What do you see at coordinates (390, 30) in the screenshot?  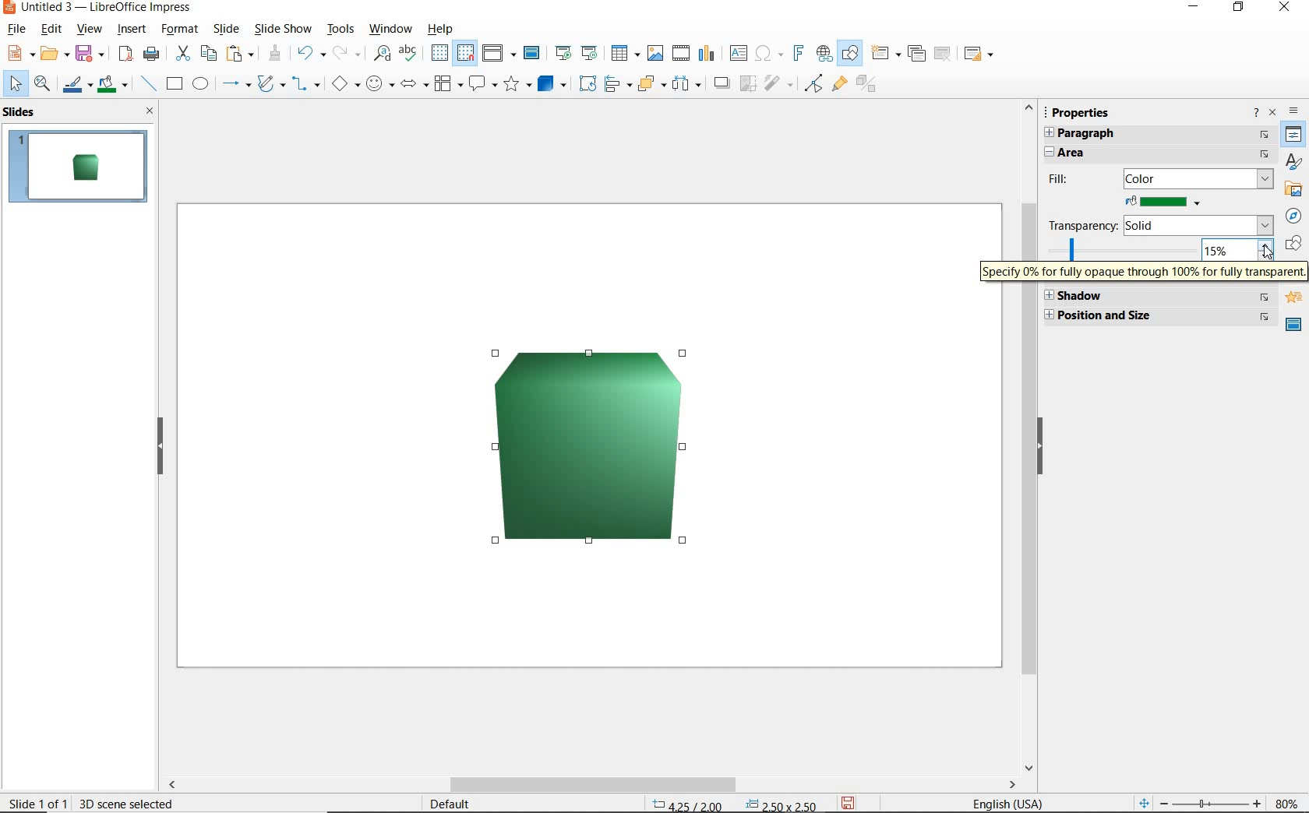 I see `window` at bounding box center [390, 30].